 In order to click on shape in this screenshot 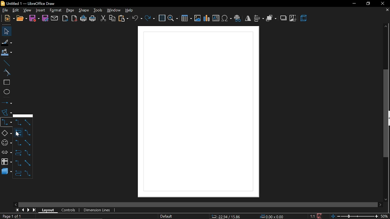, I will do `click(83, 10)`.